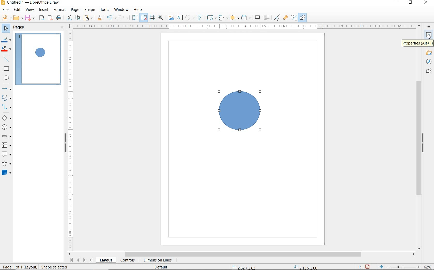 This screenshot has height=270, width=434. Describe the element at coordinates (277, 17) in the screenshot. I see `TOGGLE POINT EDIT MODE` at that location.